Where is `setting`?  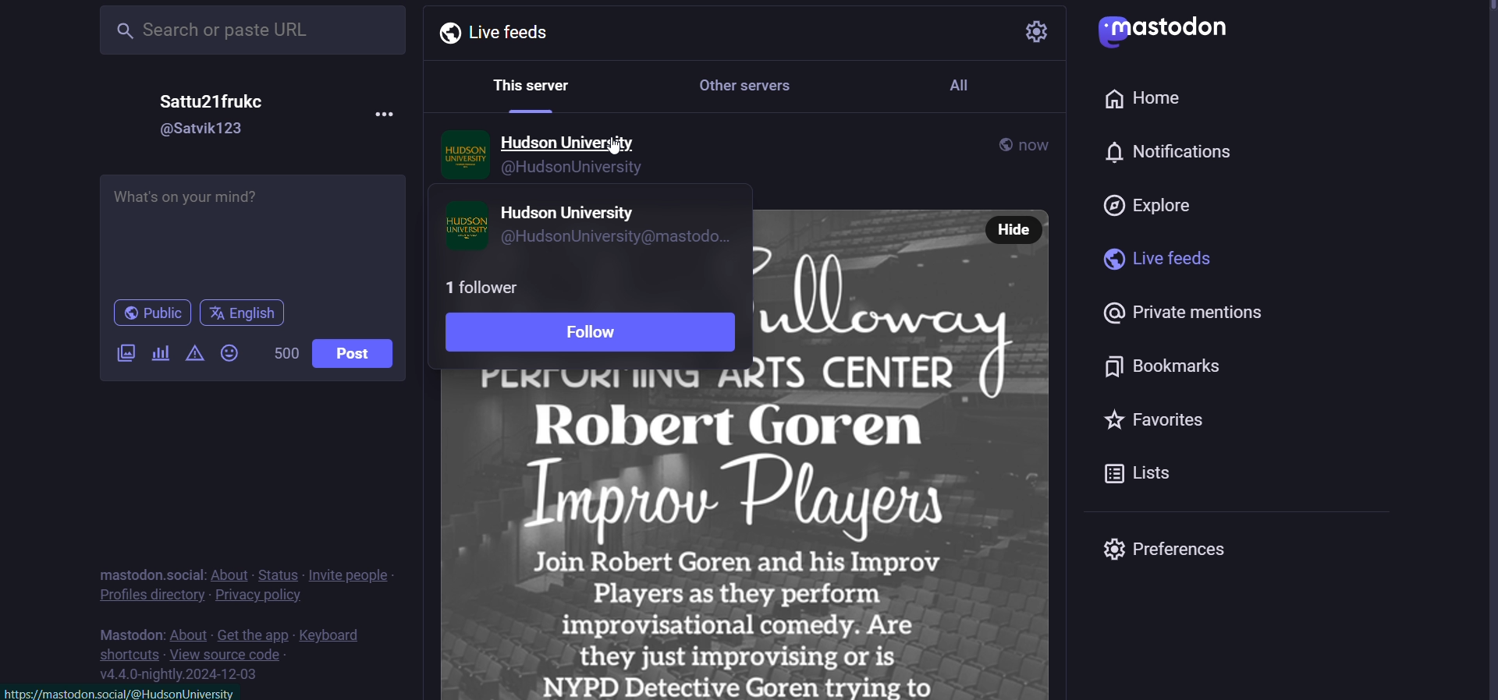
setting is located at coordinates (1038, 30).